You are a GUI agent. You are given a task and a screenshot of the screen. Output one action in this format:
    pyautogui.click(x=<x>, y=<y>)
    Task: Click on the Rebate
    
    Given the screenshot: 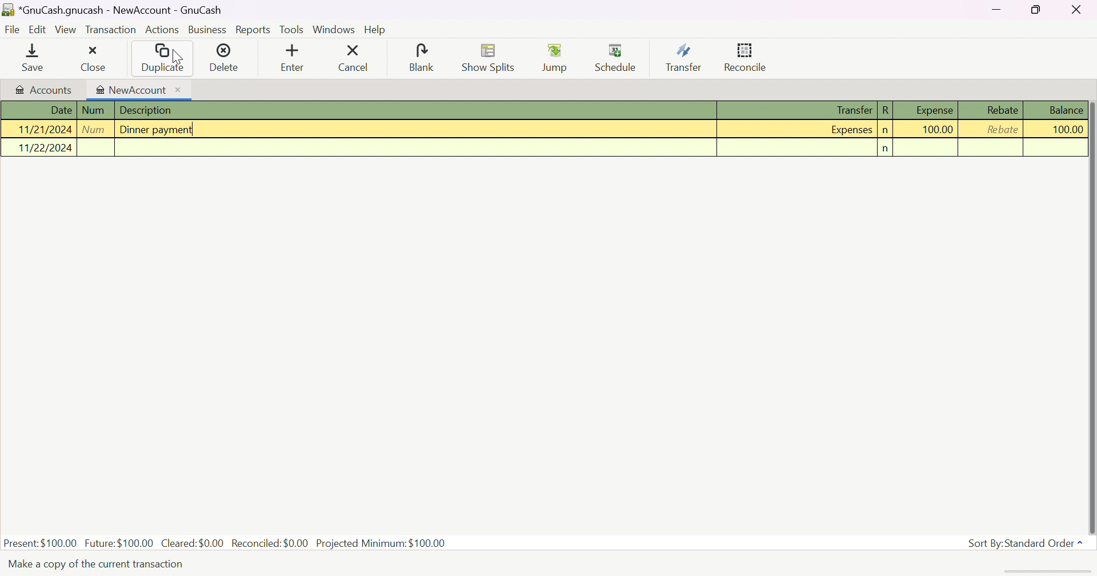 What is the action you would take?
    pyautogui.click(x=1003, y=129)
    